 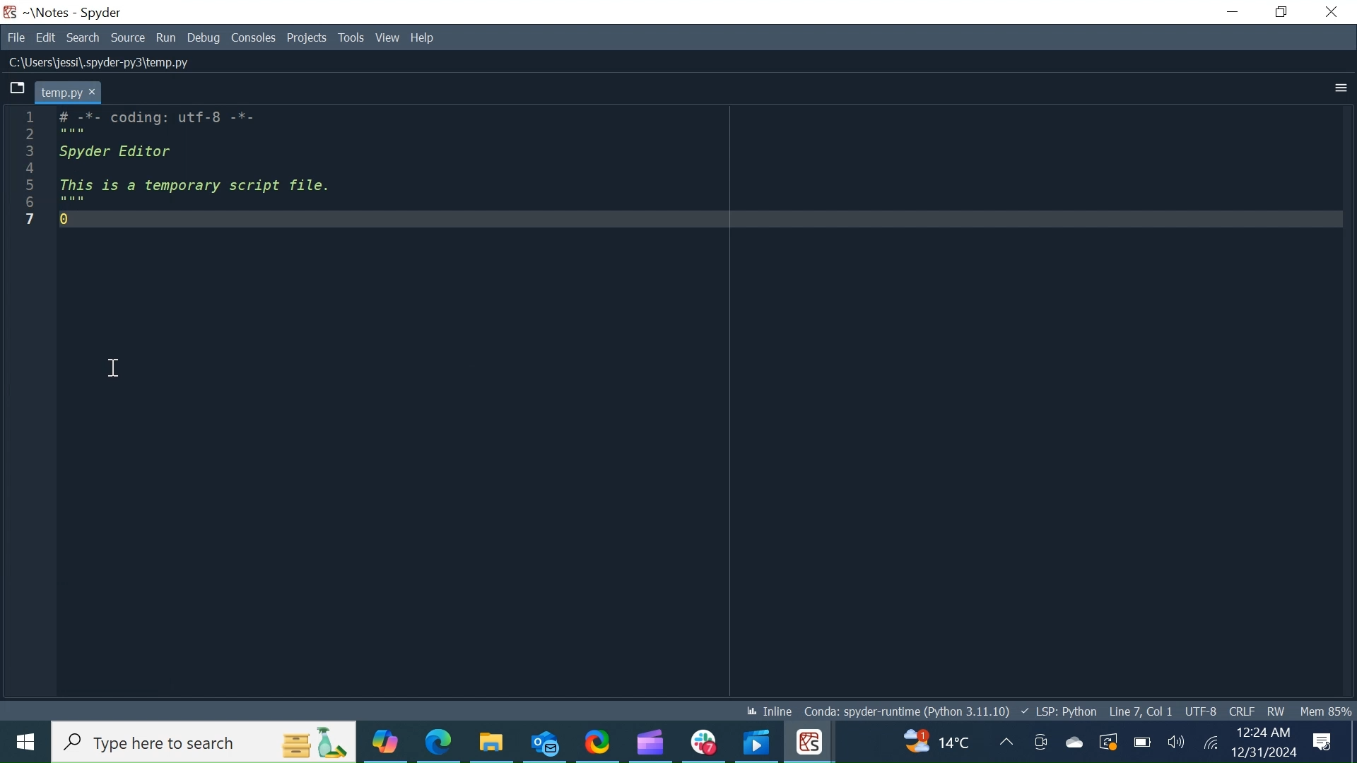 I want to click on Spyder Project Name, so click(x=49, y=13).